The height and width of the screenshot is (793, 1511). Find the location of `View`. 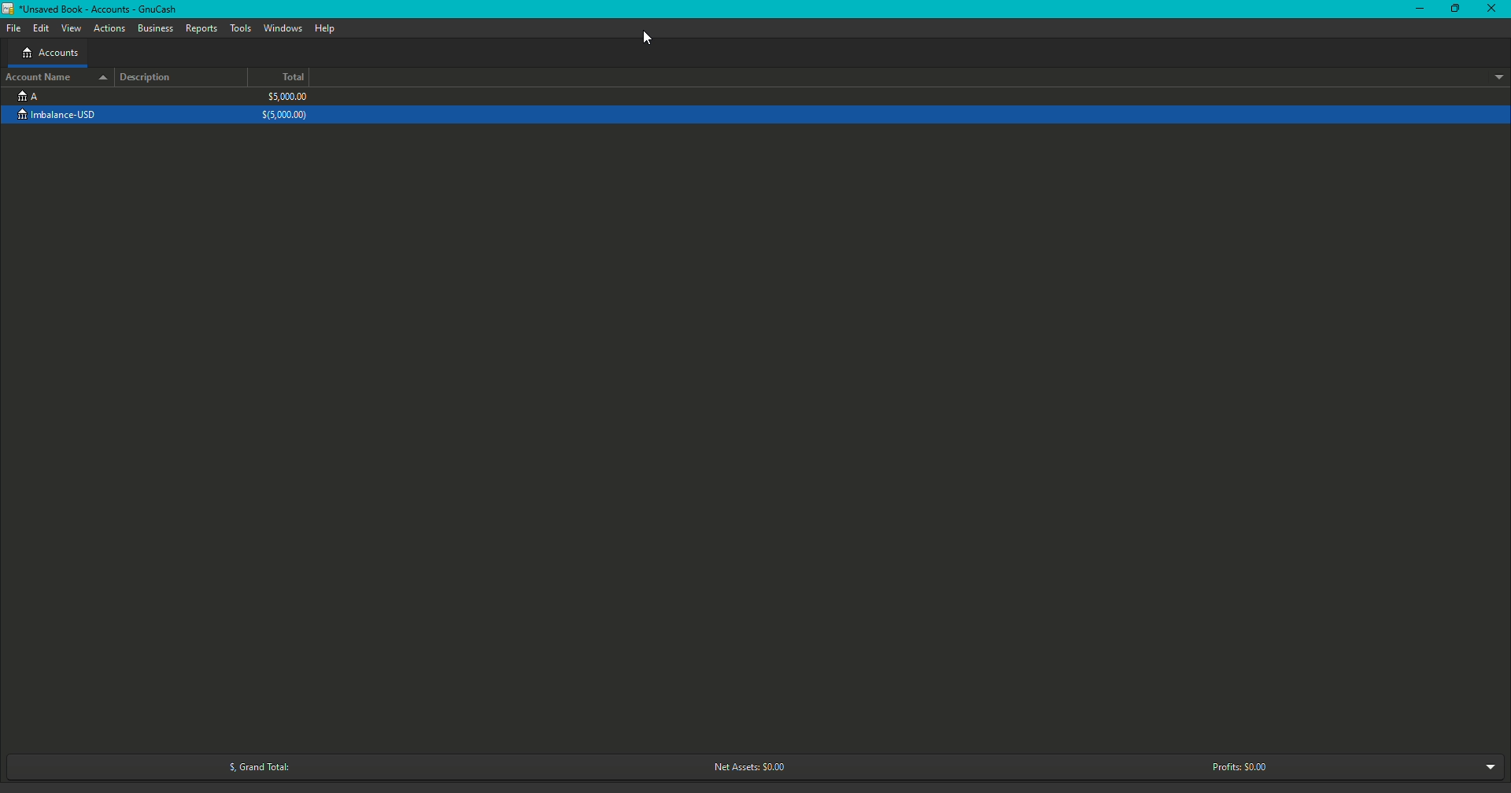

View is located at coordinates (72, 29).